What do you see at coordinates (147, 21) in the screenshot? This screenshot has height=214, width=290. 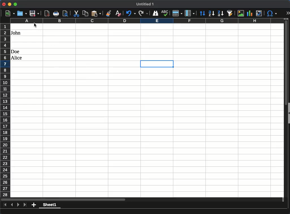 I see `column` at bounding box center [147, 21].